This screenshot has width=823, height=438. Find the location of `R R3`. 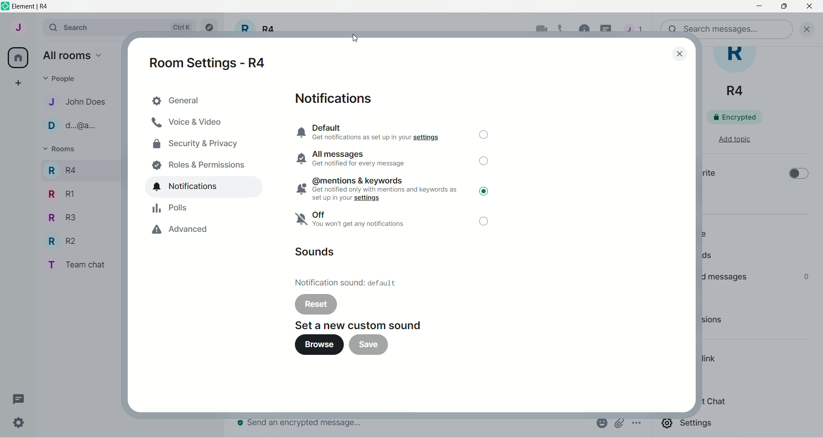

R R3 is located at coordinates (60, 216).